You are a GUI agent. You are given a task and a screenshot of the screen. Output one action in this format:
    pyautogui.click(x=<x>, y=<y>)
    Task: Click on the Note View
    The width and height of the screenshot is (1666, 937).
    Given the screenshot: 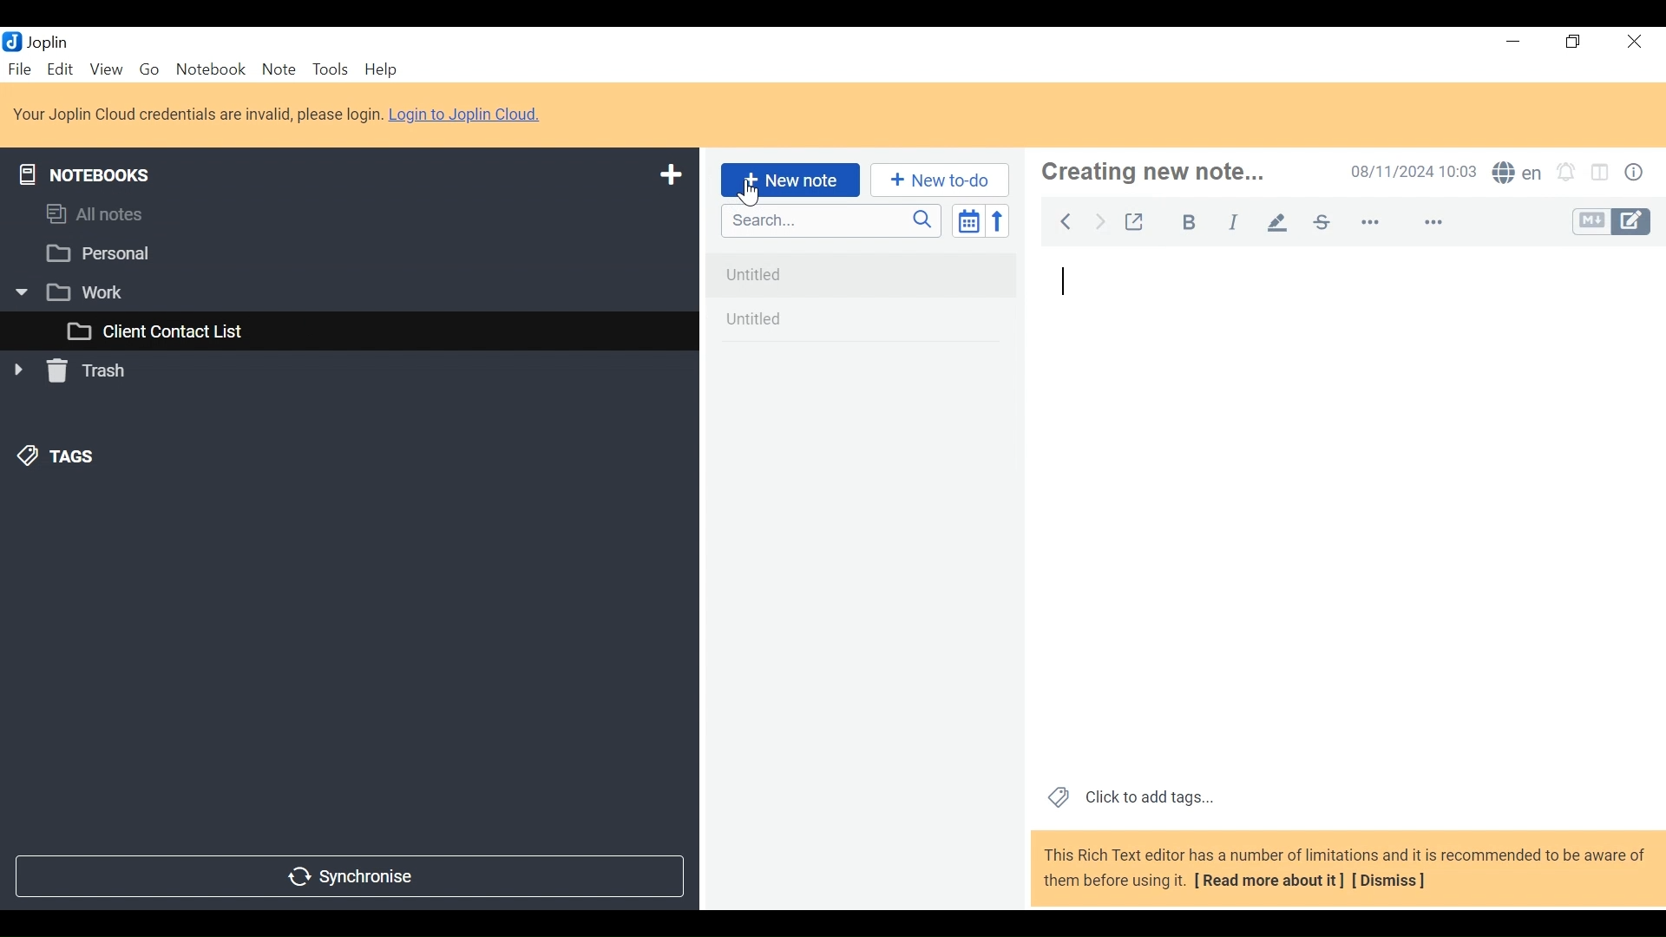 What is the action you would take?
    pyautogui.click(x=1345, y=513)
    